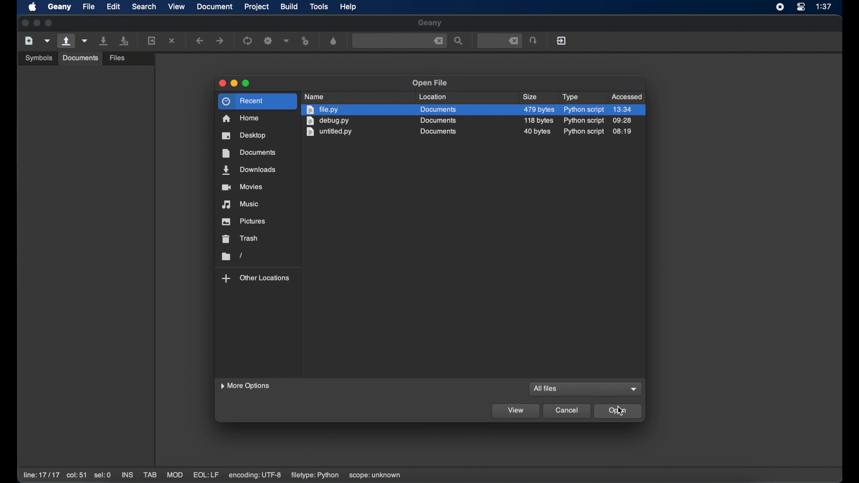 This screenshot has height=483, width=859. I want to click on downloads, so click(249, 170).